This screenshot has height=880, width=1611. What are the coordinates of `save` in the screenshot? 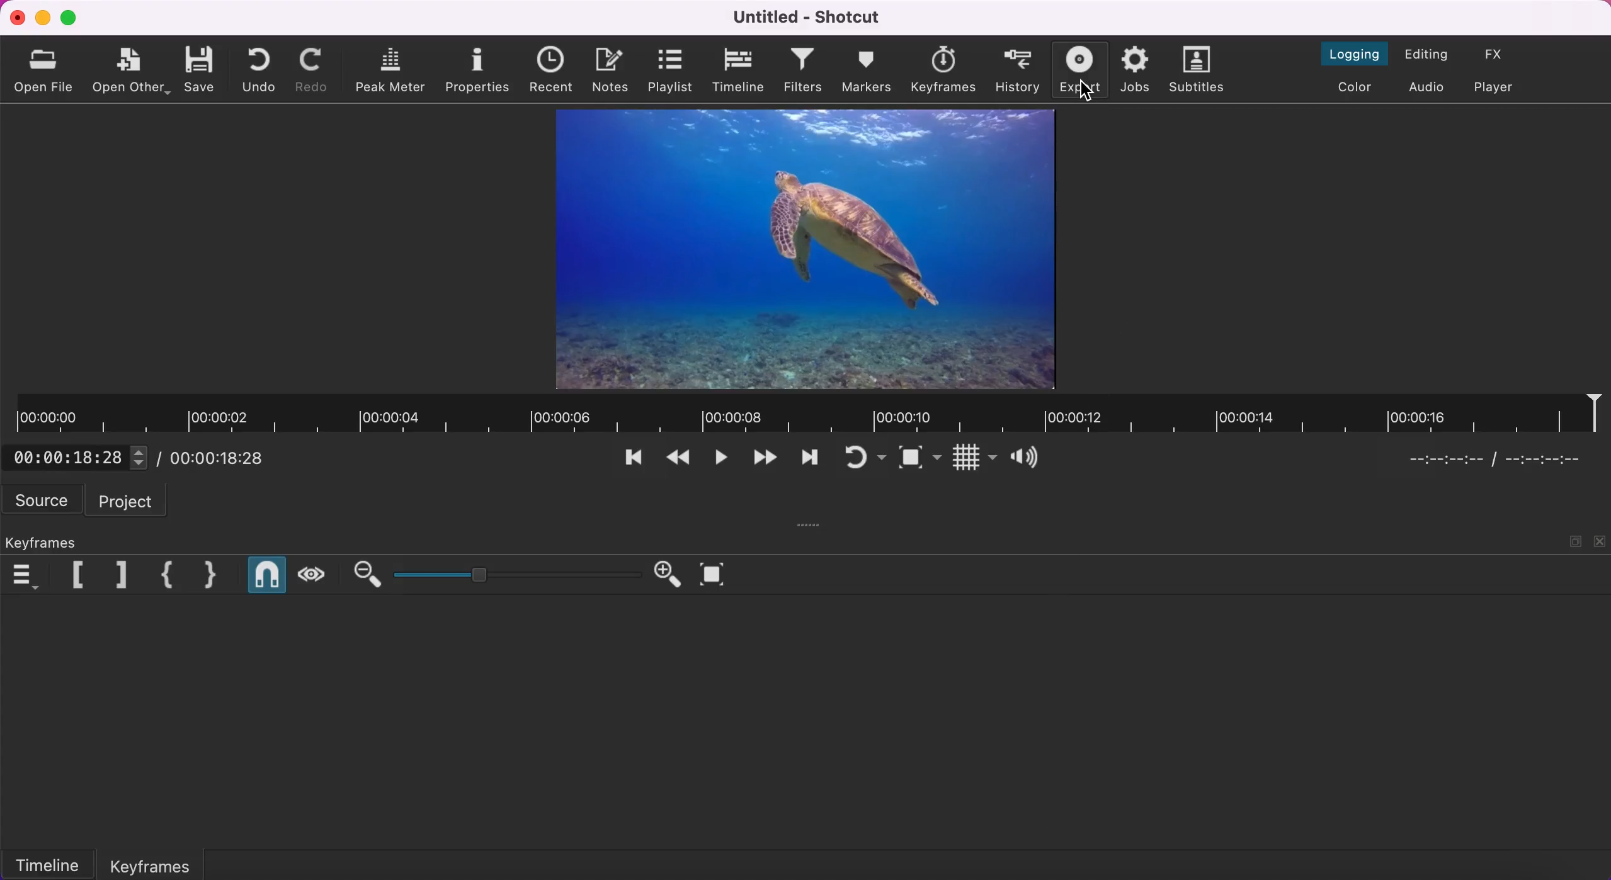 It's located at (200, 67).